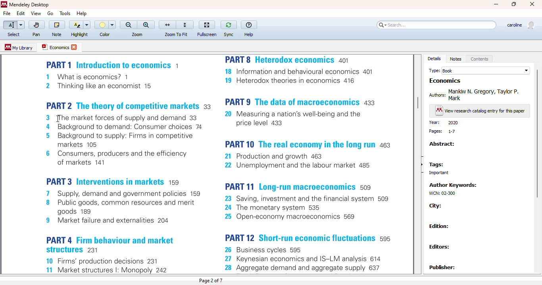 The image size is (542, 285). I want to click on pan, so click(36, 34).